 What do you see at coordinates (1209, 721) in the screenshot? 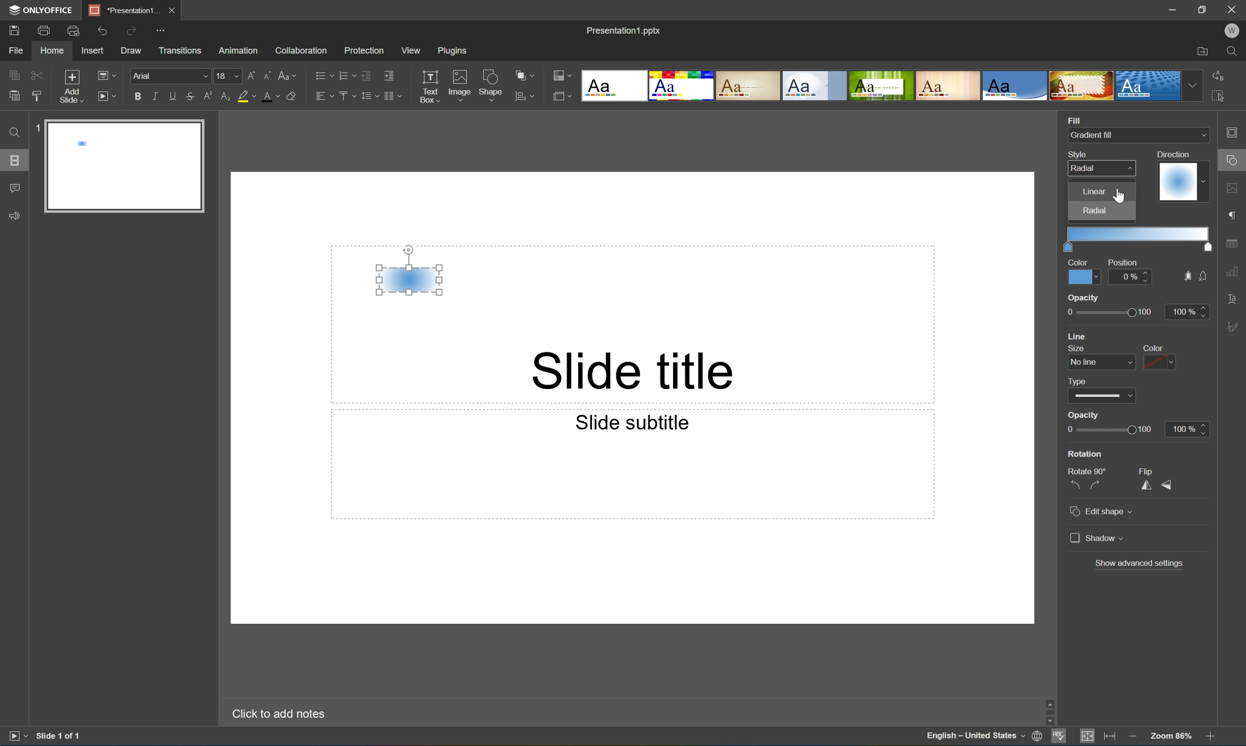
I see `Scroll Down` at bounding box center [1209, 721].